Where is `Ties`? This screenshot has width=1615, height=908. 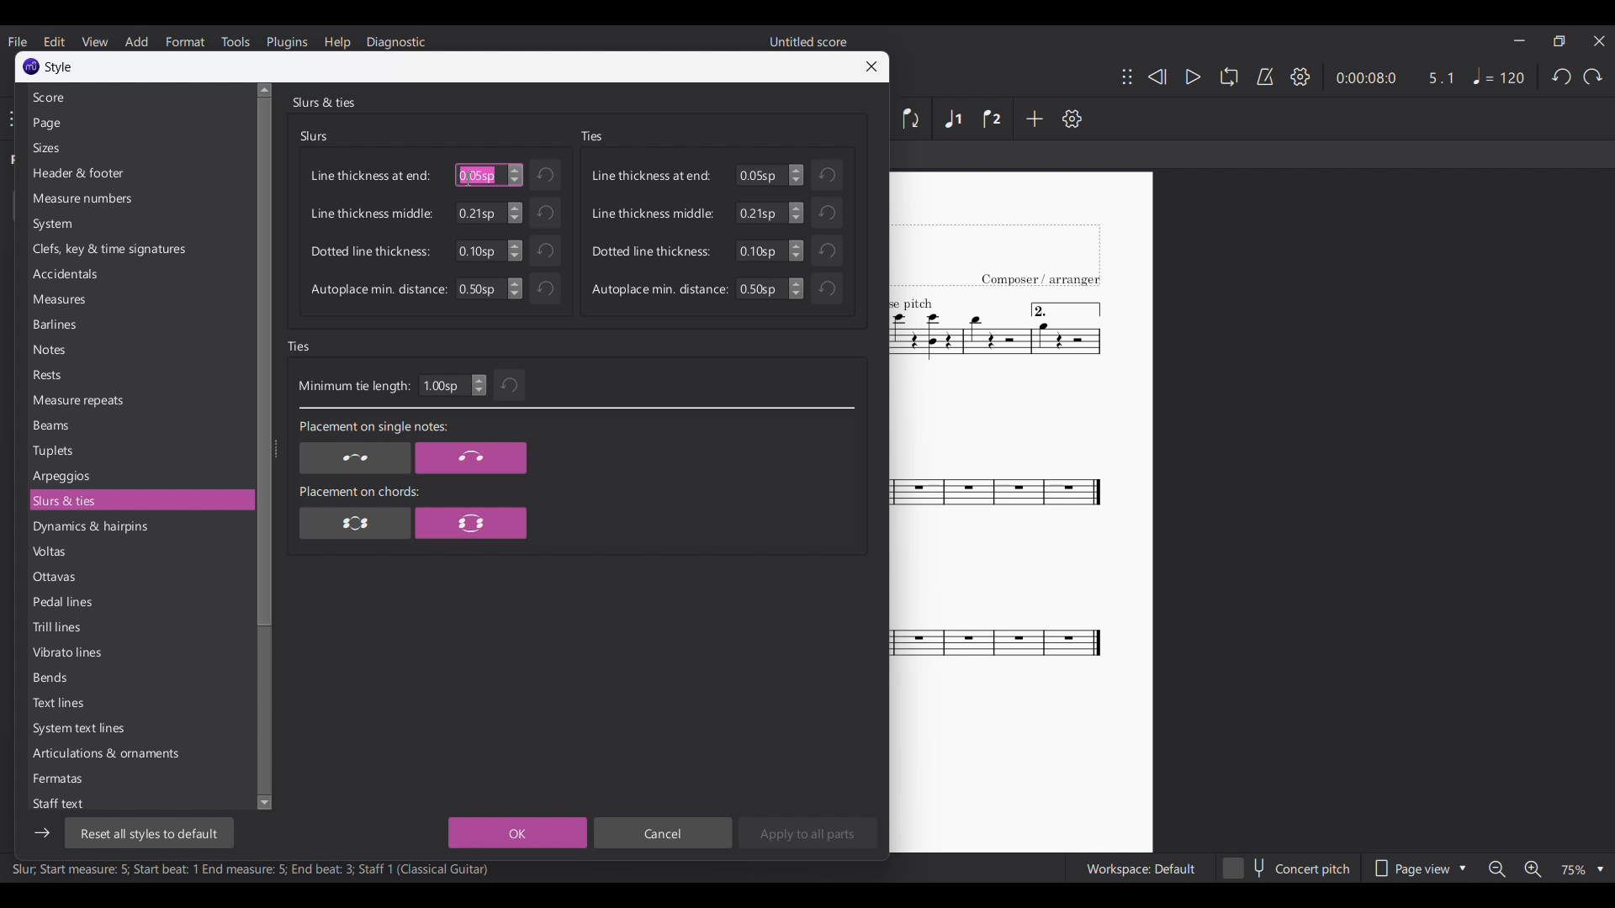 Ties is located at coordinates (591, 136).